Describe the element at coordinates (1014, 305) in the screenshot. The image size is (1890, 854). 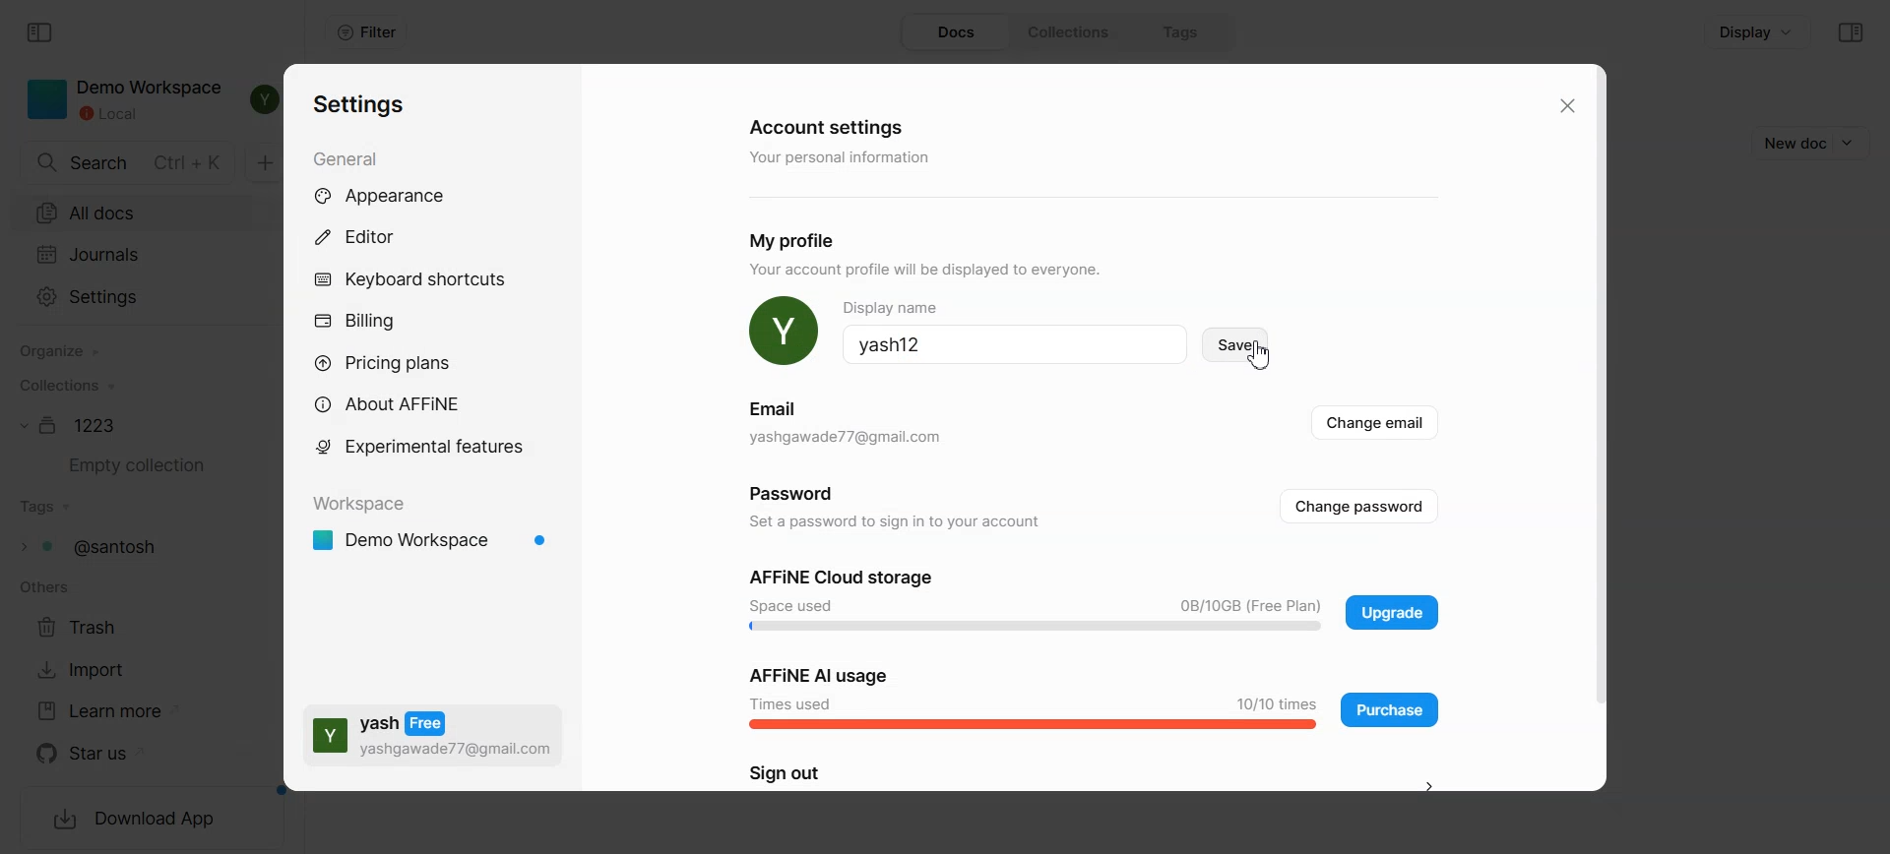
I see `Profile name` at that location.